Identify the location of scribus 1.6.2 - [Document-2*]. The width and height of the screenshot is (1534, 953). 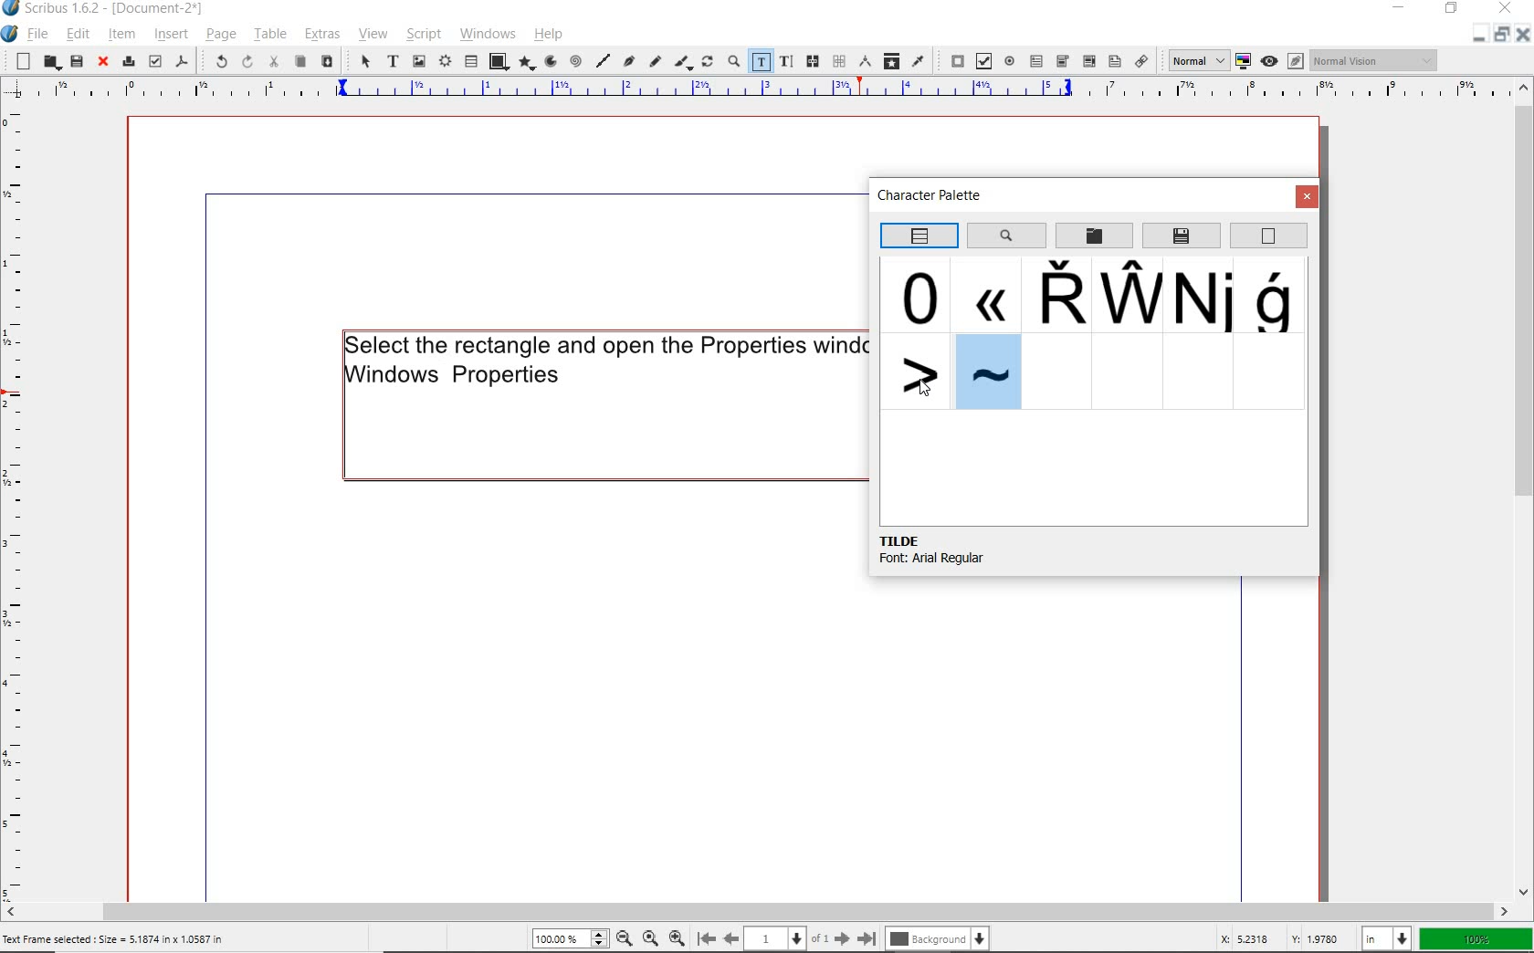
(121, 9).